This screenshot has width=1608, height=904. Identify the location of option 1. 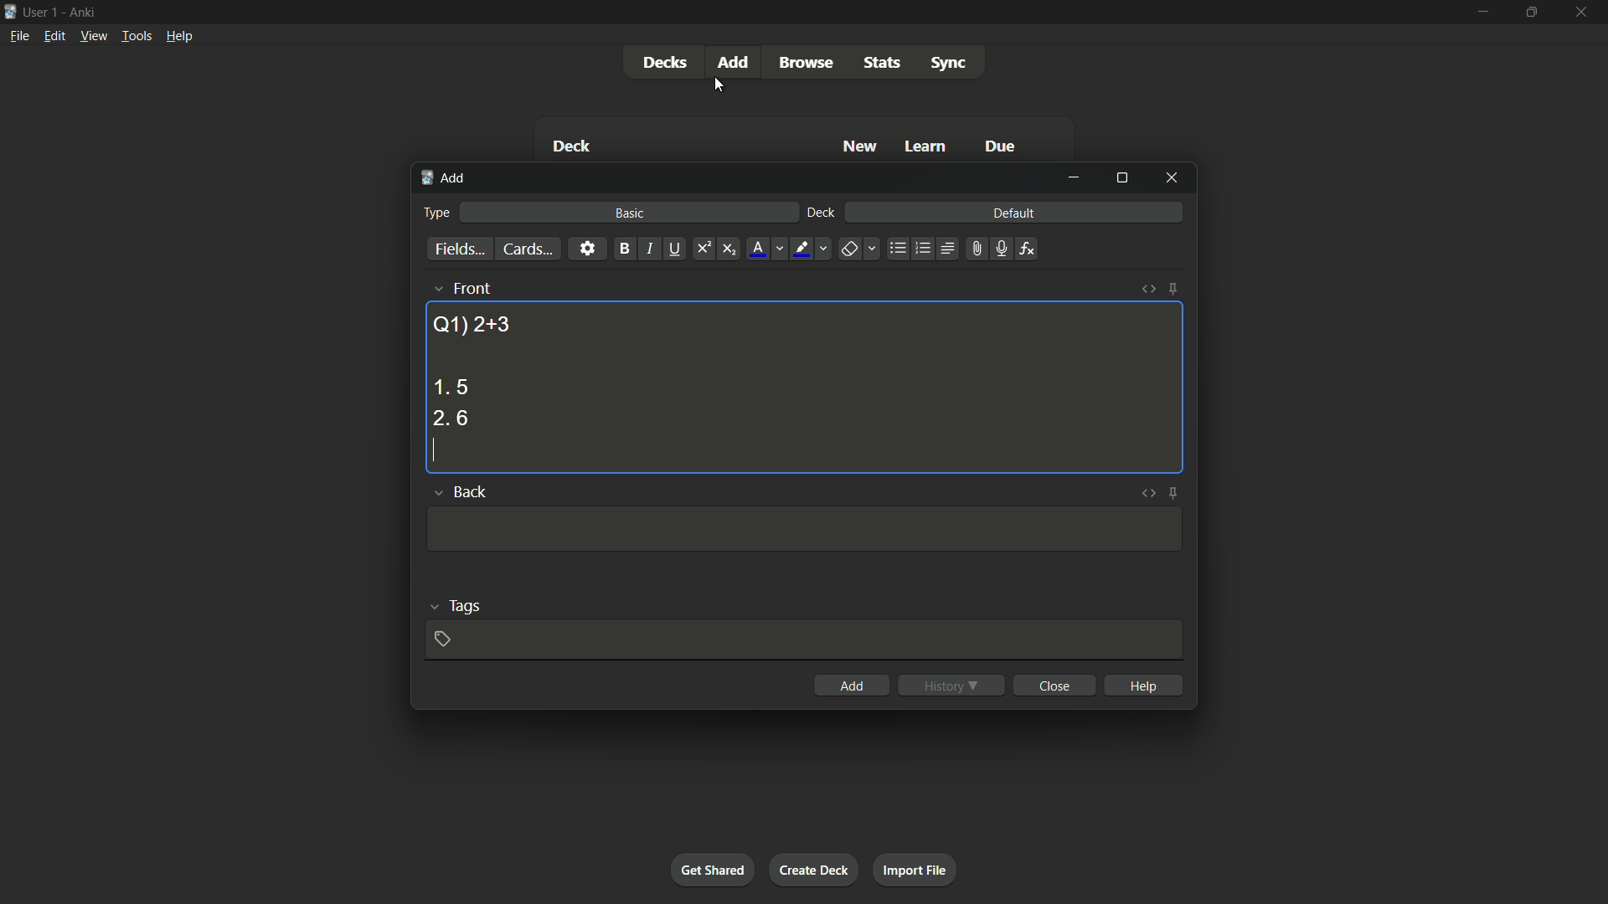
(451, 387).